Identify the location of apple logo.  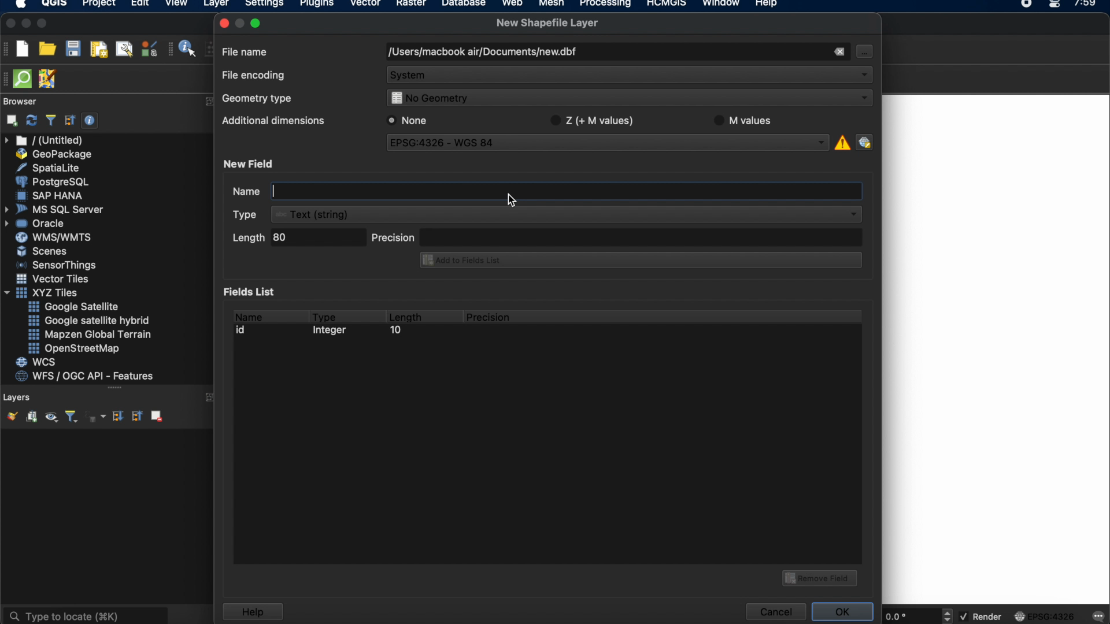
(19, 5).